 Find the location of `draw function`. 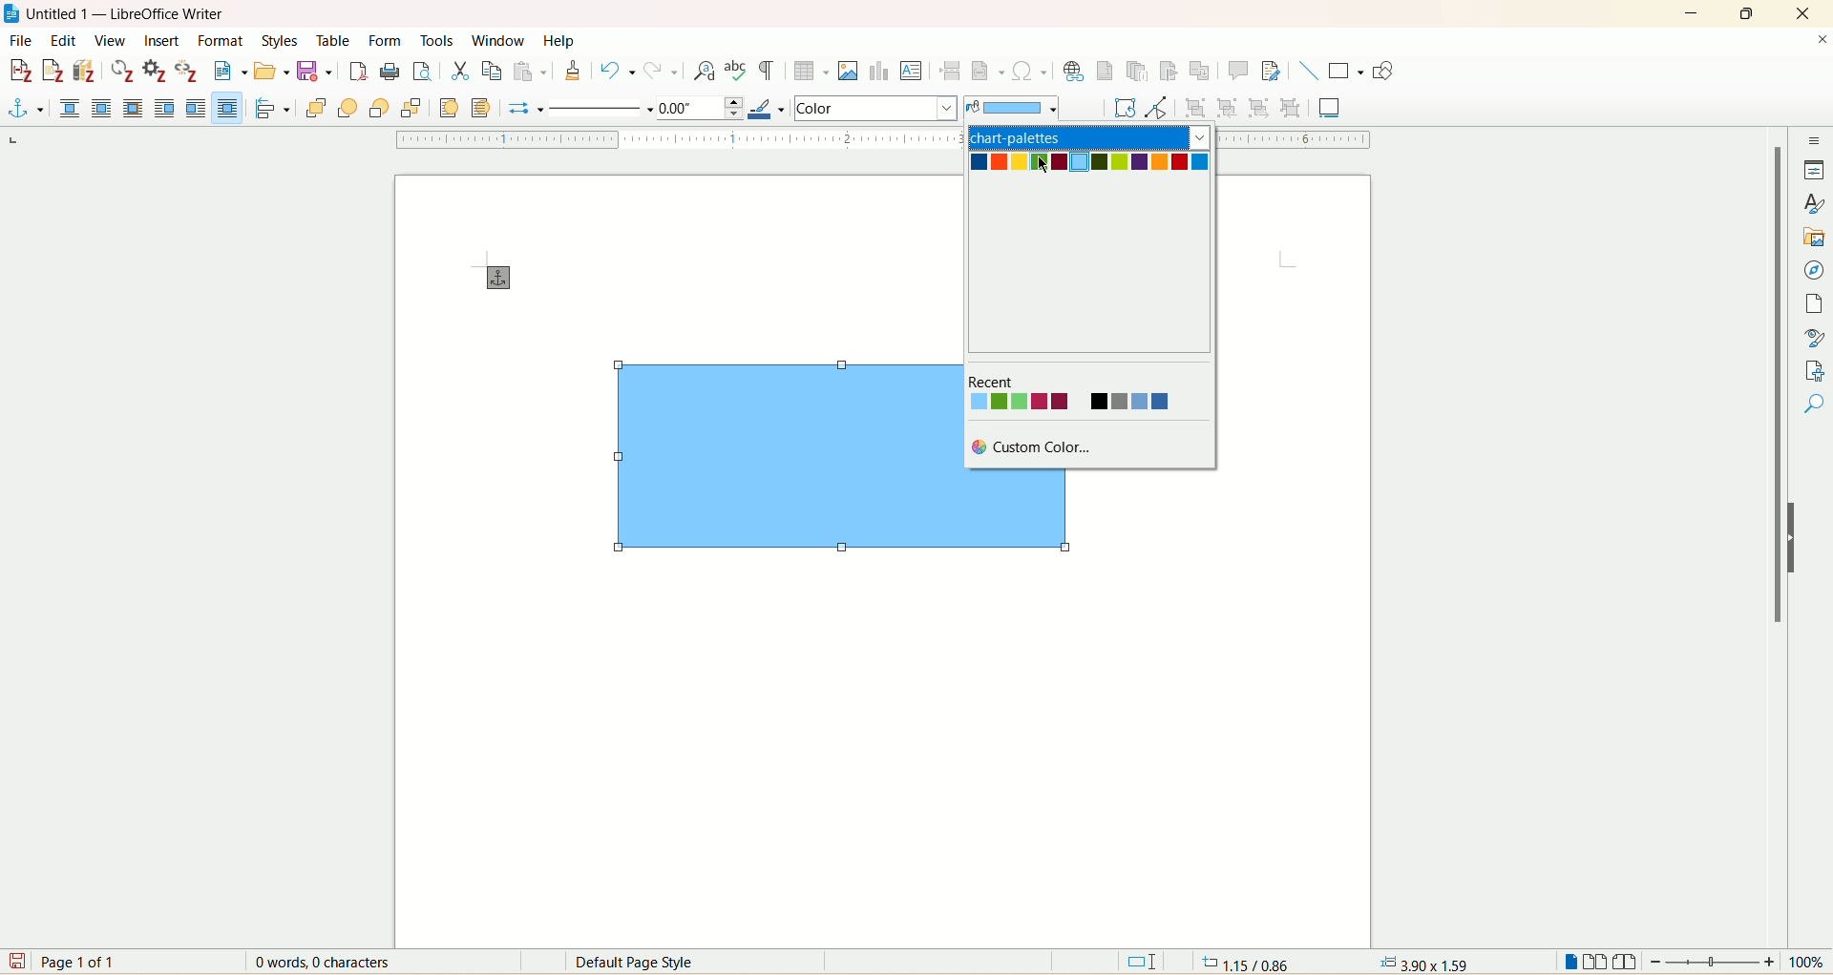

draw function is located at coordinates (1383, 73).